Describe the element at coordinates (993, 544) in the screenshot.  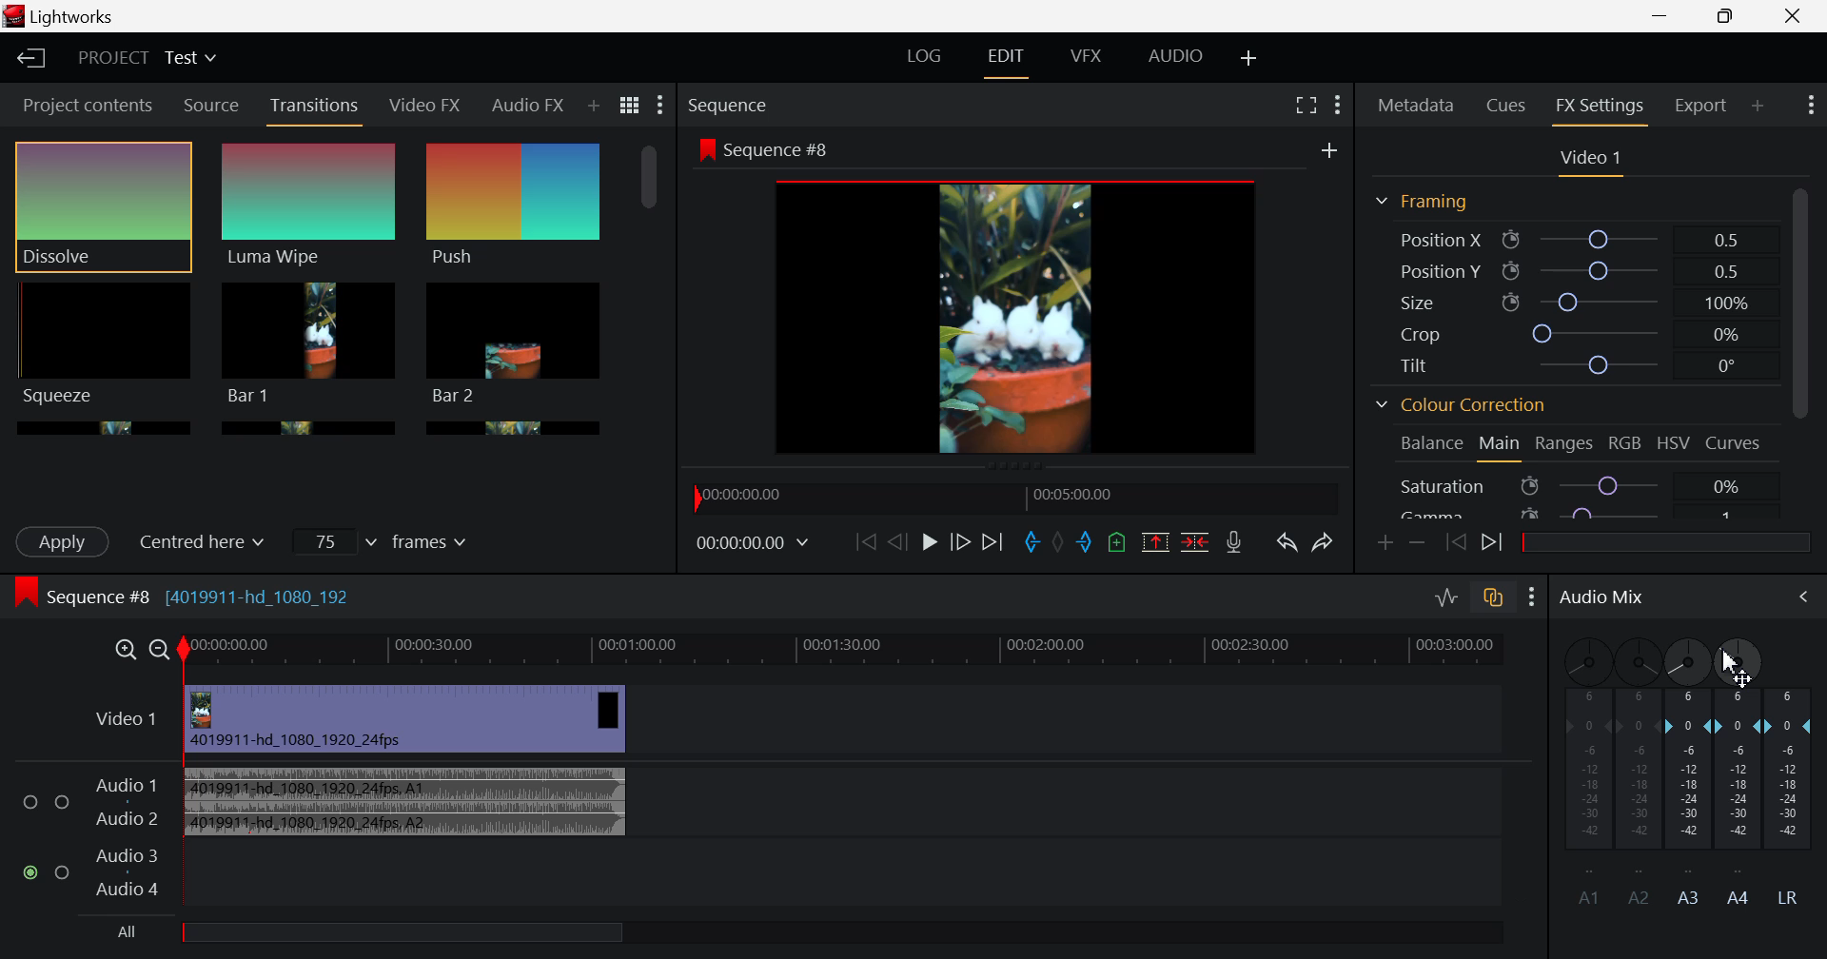
I see `To End` at that location.